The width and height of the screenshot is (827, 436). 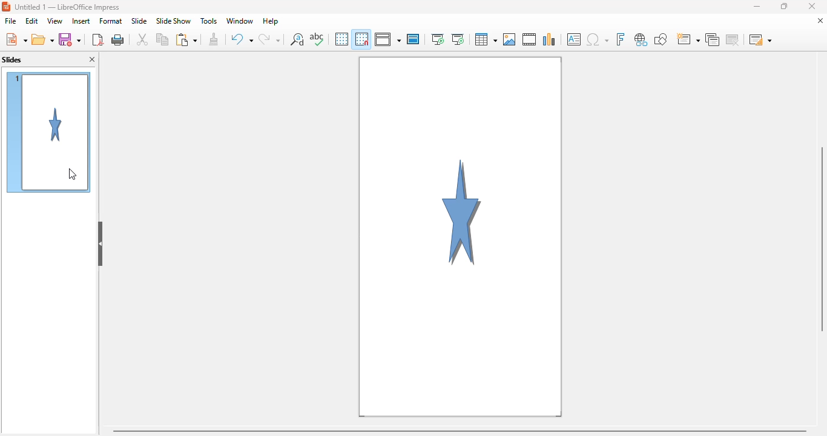 What do you see at coordinates (510, 39) in the screenshot?
I see `insert image` at bounding box center [510, 39].